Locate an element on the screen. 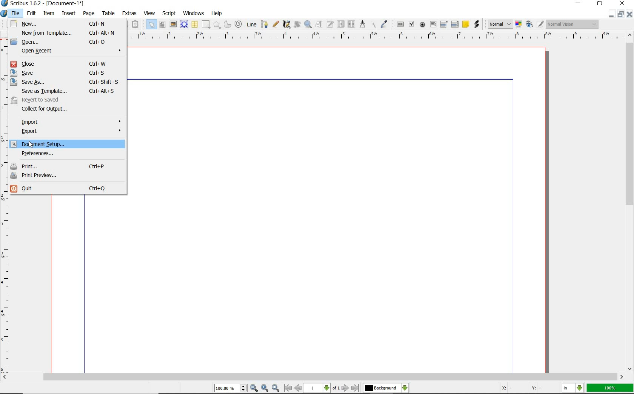 Image resolution: width=634 pixels, height=394 pixels. paste is located at coordinates (137, 24).